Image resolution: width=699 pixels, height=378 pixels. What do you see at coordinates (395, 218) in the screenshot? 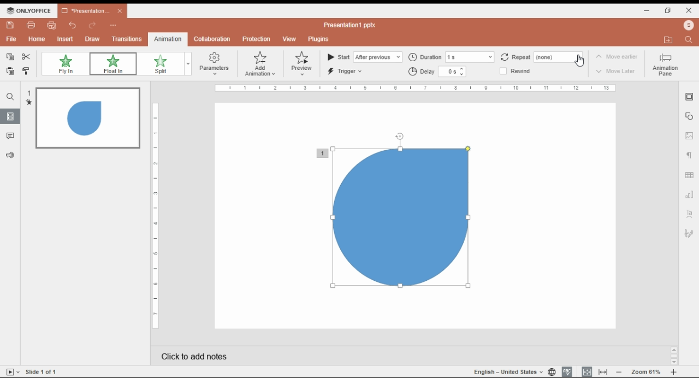
I see `shape` at bounding box center [395, 218].